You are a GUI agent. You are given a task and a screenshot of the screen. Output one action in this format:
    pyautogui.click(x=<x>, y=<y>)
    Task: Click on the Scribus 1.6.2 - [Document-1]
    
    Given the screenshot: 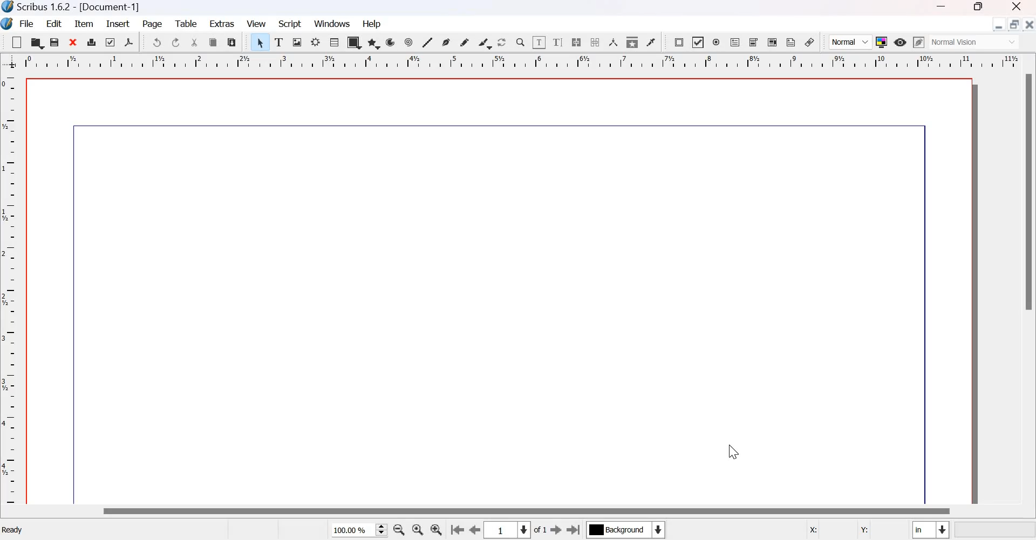 What is the action you would take?
    pyautogui.click(x=71, y=7)
    